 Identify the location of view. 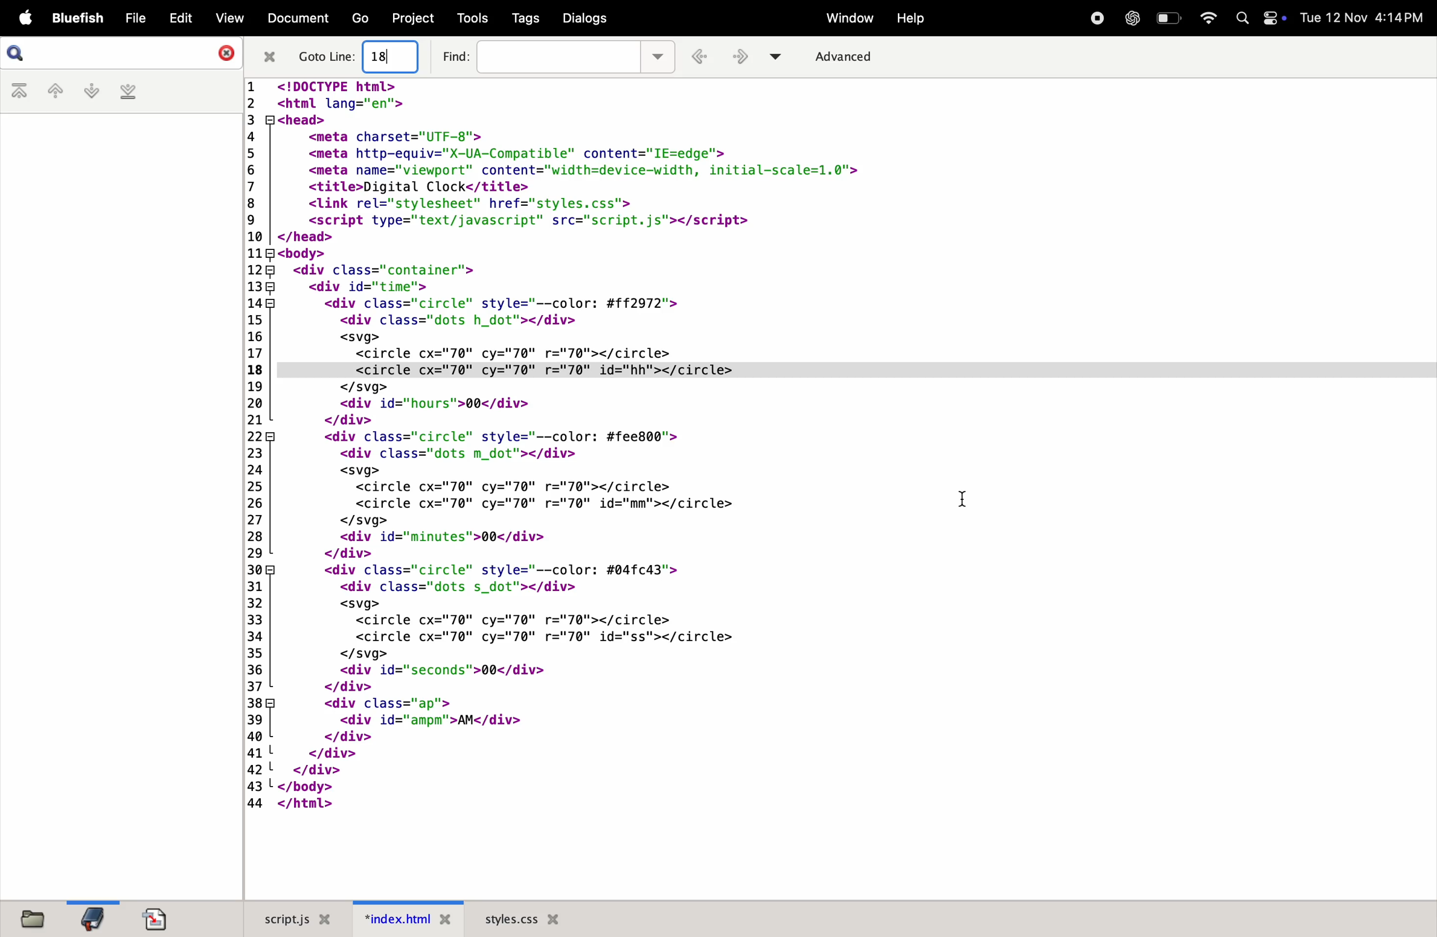
(224, 18).